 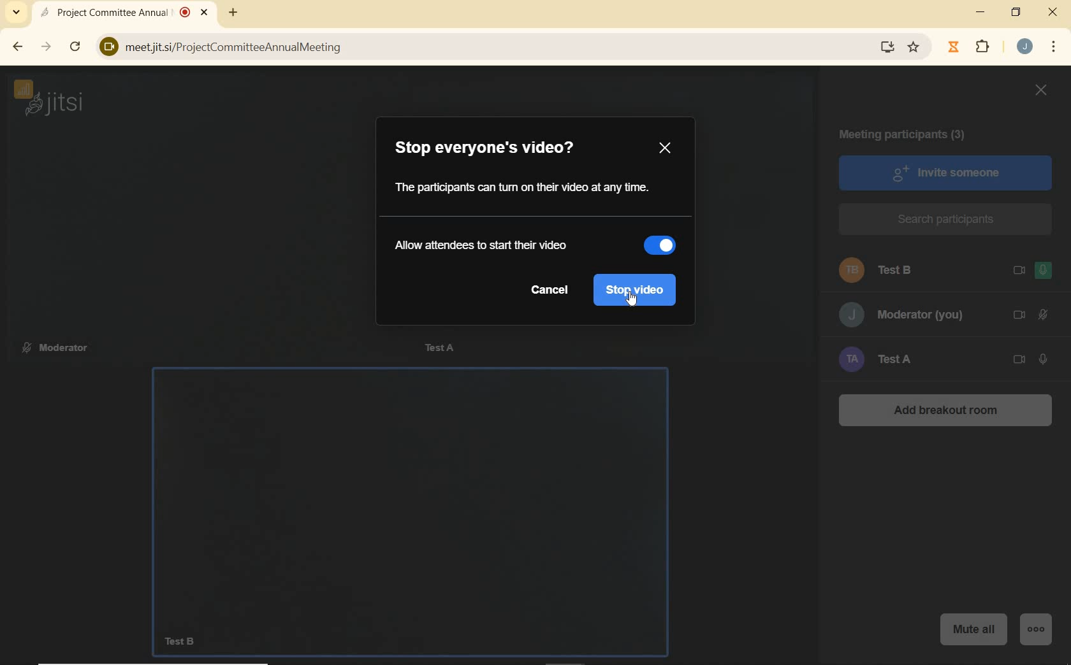 What do you see at coordinates (17, 15) in the screenshot?
I see `SEARCH TABS` at bounding box center [17, 15].